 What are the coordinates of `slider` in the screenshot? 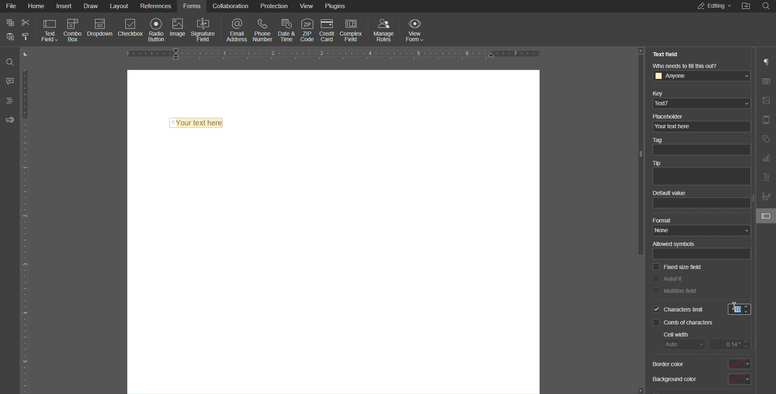 It's located at (640, 157).